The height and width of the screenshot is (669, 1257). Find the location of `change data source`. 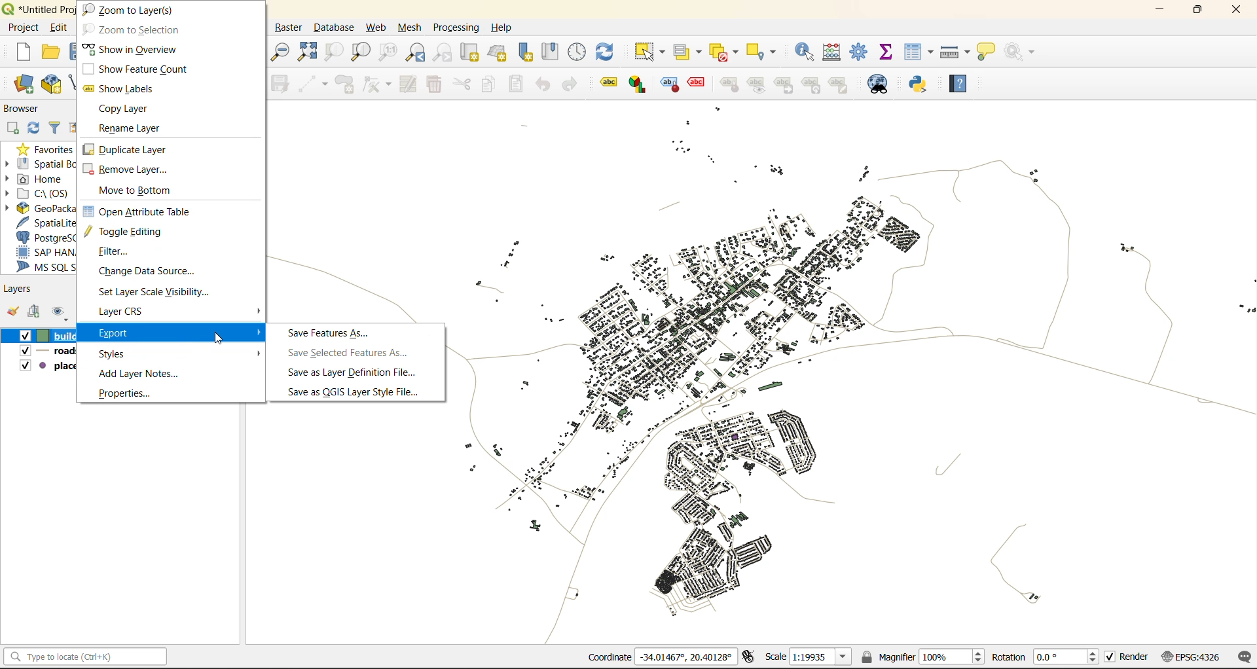

change data source is located at coordinates (149, 270).